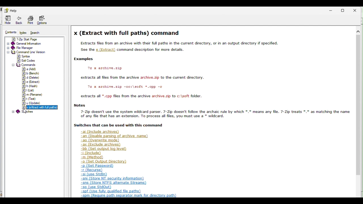  What do you see at coordinates (31, 73) in the screenshot?
I see `b (Bench)` at bounding box center [31, 73].